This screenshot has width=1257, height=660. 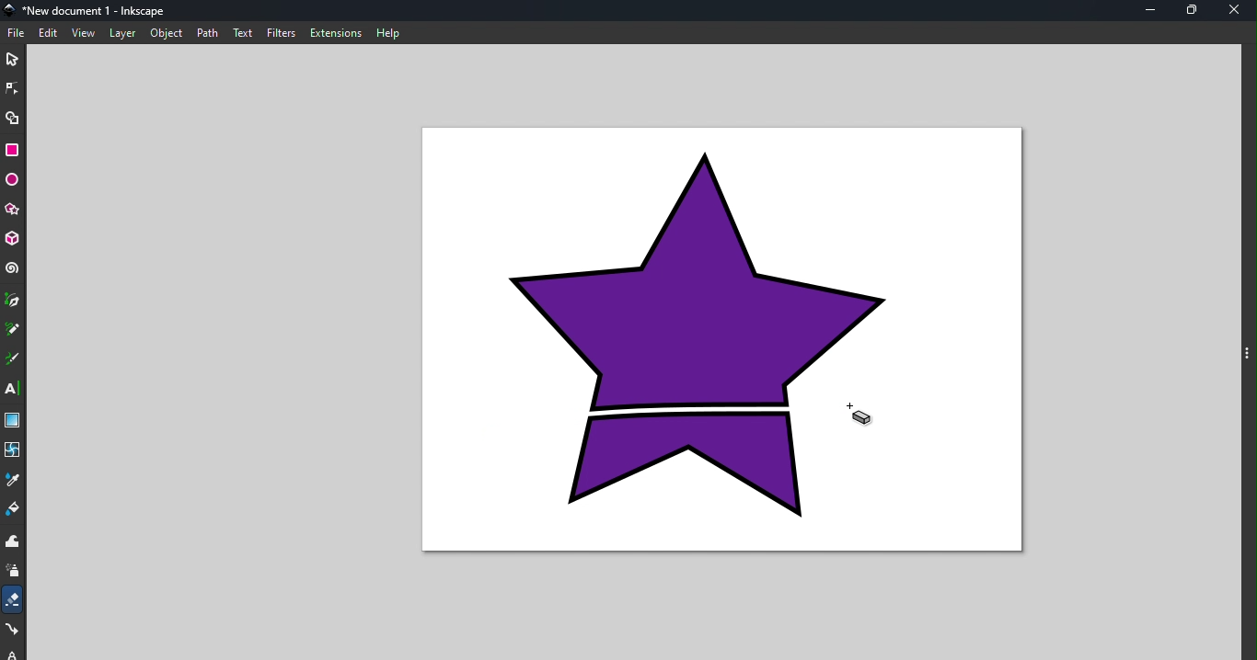 What do you see at coordinates (1195, 11) in the screenshot?
I see `maximize` at bounding box center [1195, 11].